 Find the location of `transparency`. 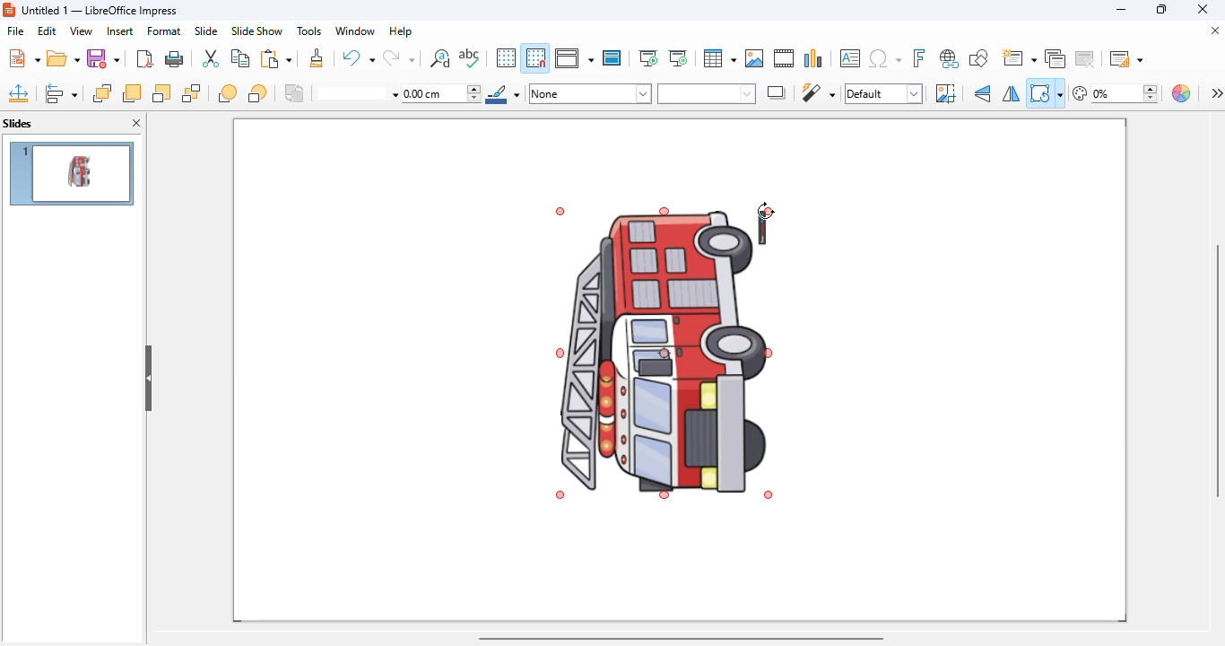

transparency is located at coordinates (1116, 93).